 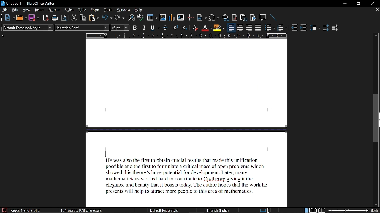 I want to click on Superscript, so click(x=175, y=27).